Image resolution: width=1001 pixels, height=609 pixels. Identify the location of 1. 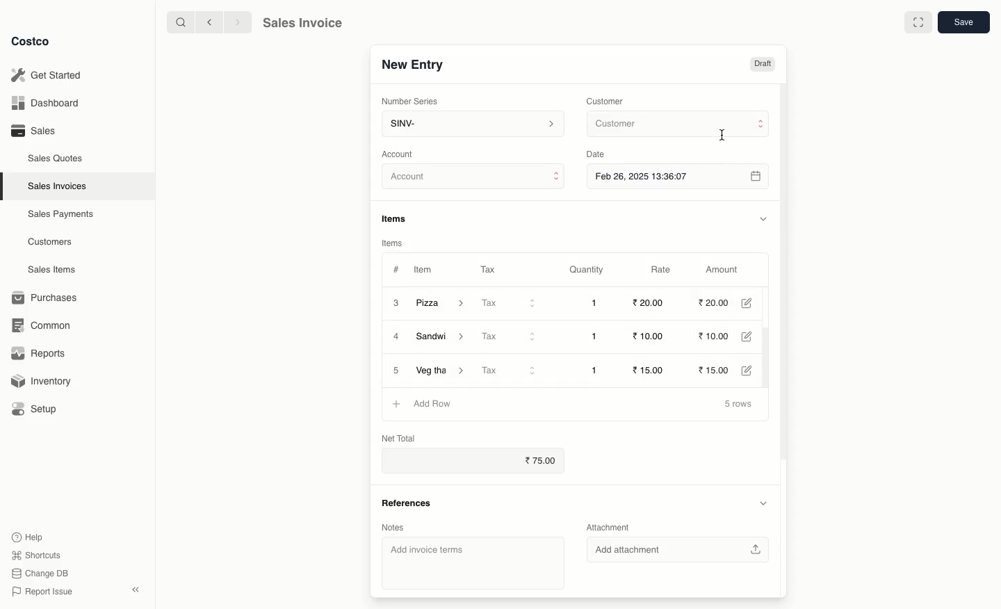
(598, 336).